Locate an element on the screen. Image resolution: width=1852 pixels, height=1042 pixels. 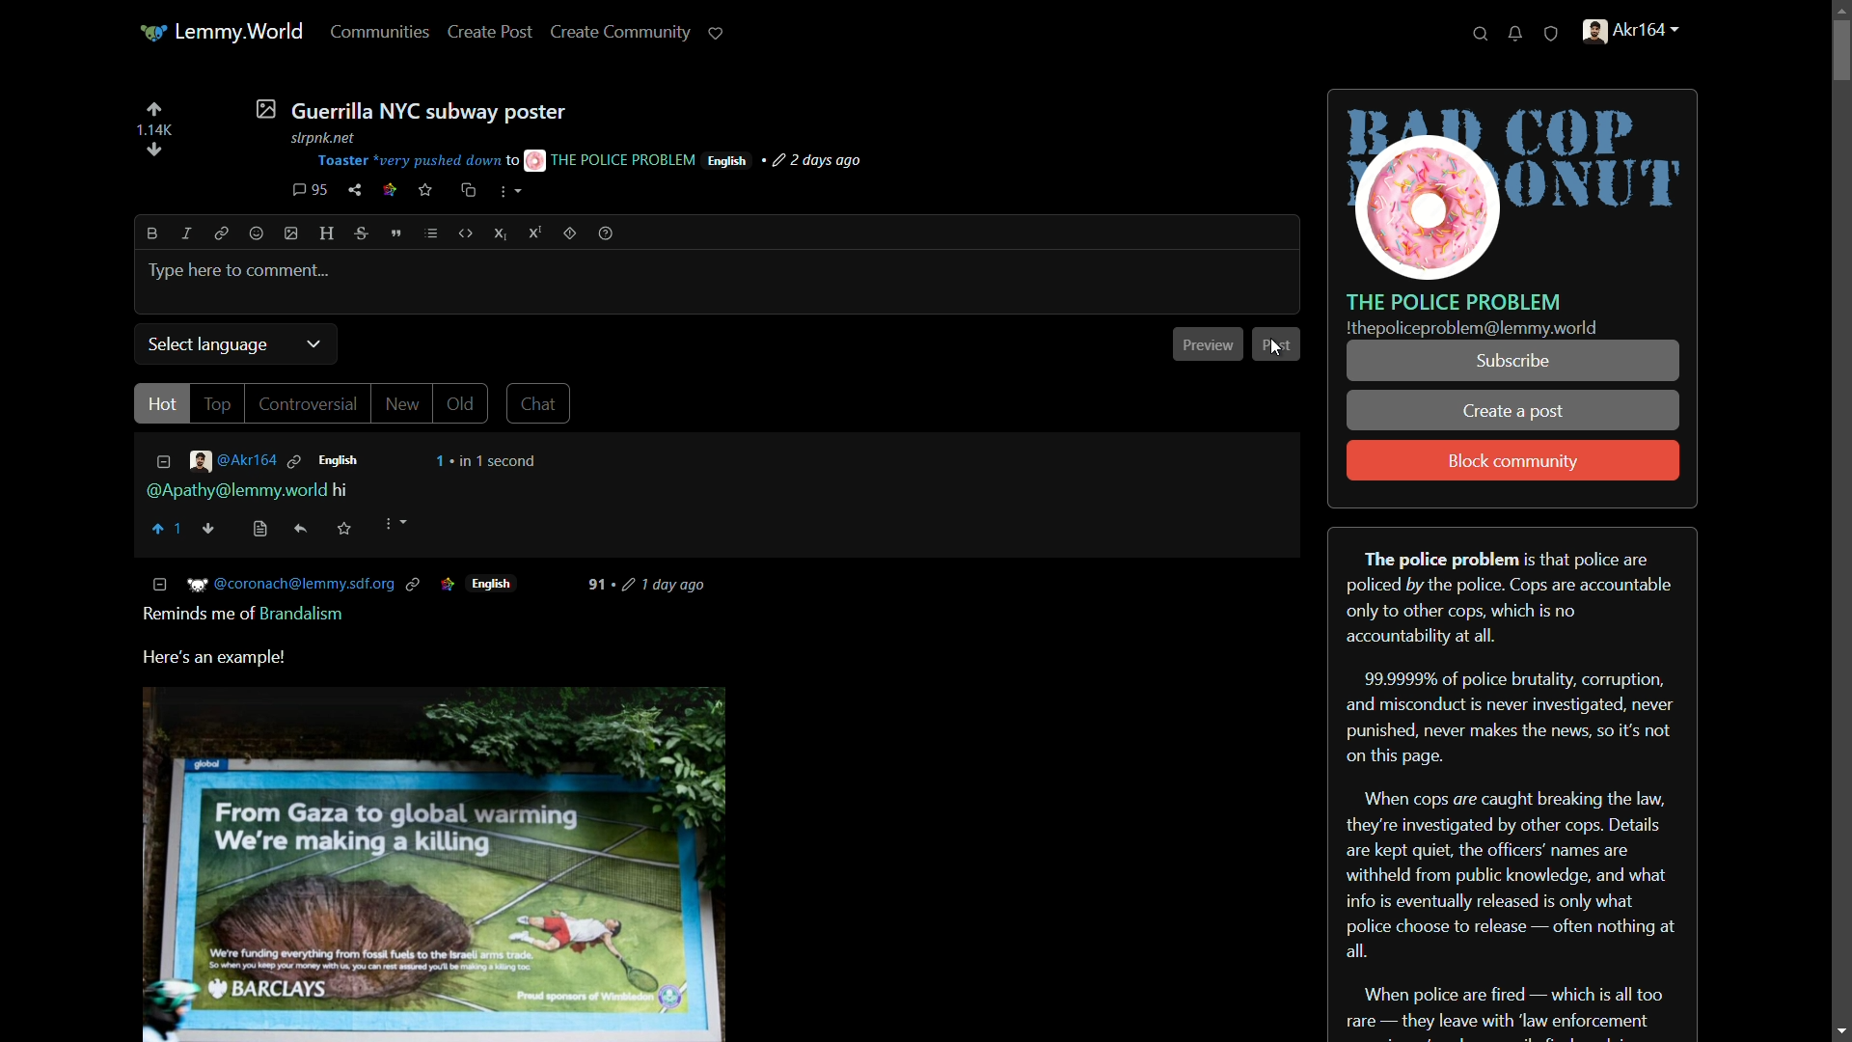
link is located at coordinates (218, 233).